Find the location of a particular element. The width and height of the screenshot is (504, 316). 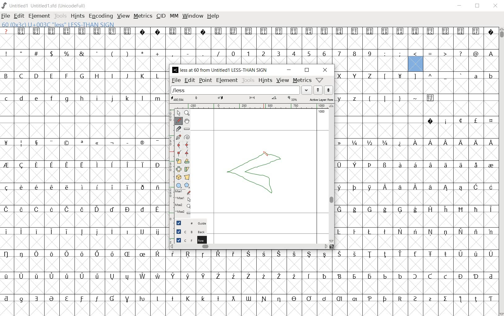

metrics is located at coordinates (302, 81).